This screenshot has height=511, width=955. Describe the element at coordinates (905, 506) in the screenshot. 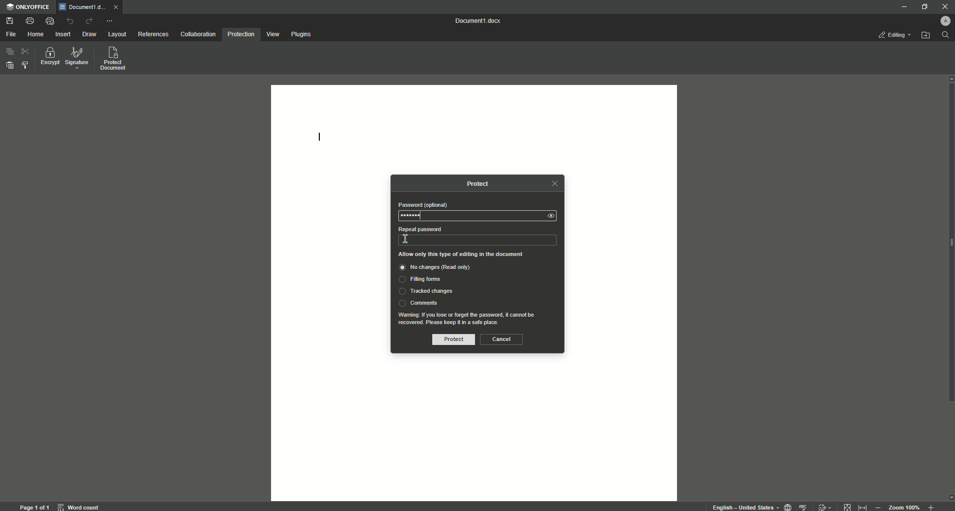

I see `zoom 100%` at that location.